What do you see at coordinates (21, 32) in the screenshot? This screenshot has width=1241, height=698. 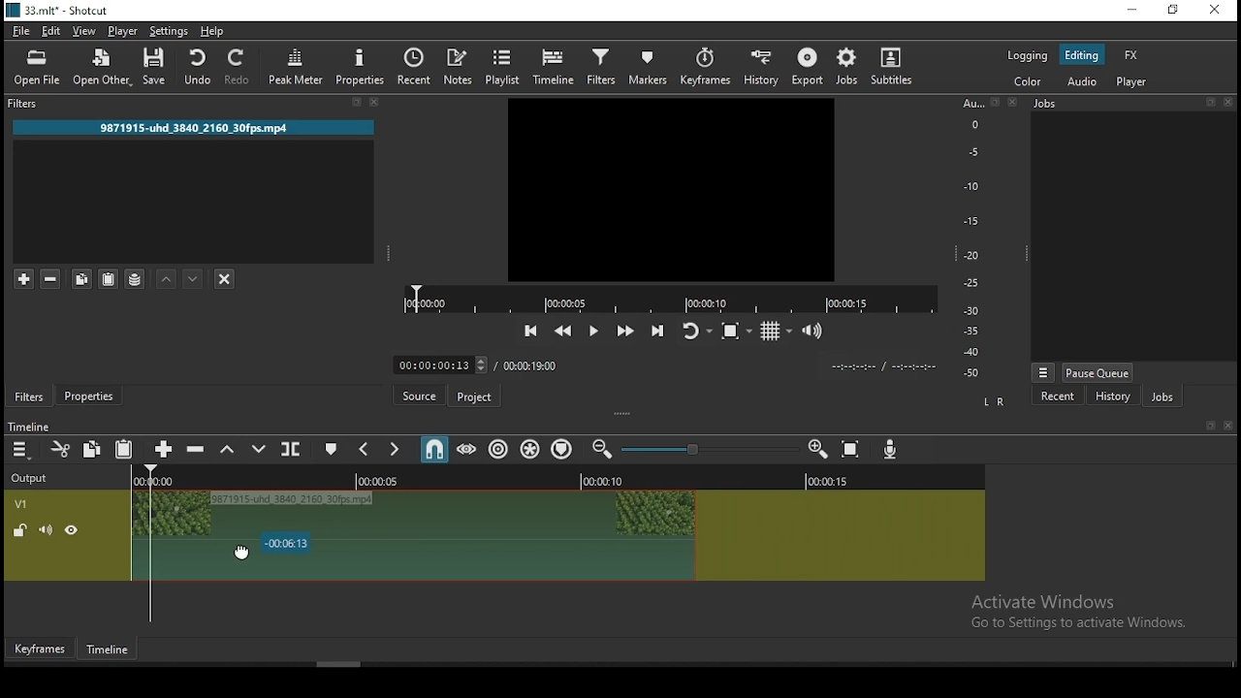 I see `file` at bounding box center [21, 32].